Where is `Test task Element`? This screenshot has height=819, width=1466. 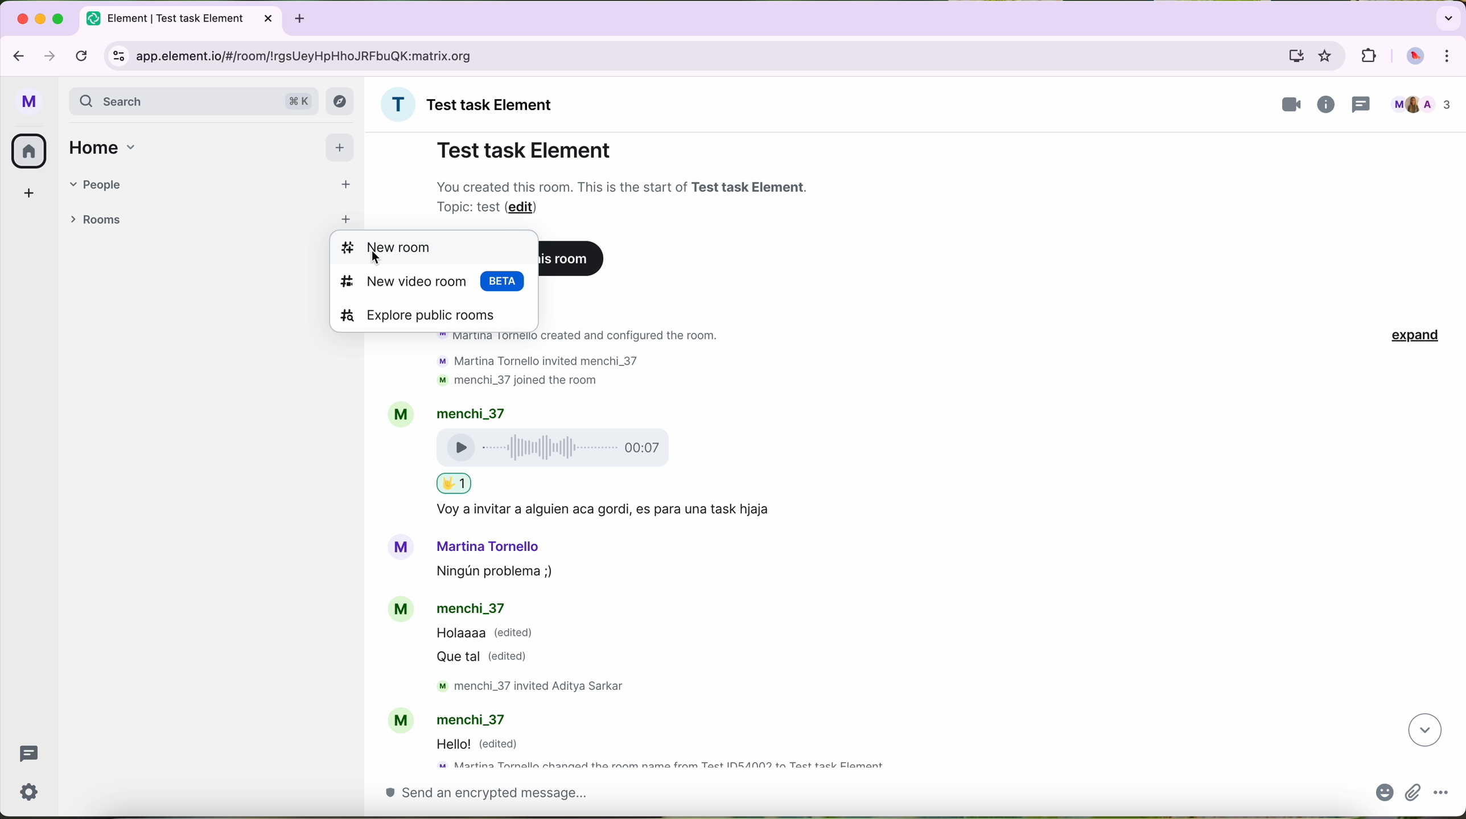 Test task Element is located at coordinates (524, 150).